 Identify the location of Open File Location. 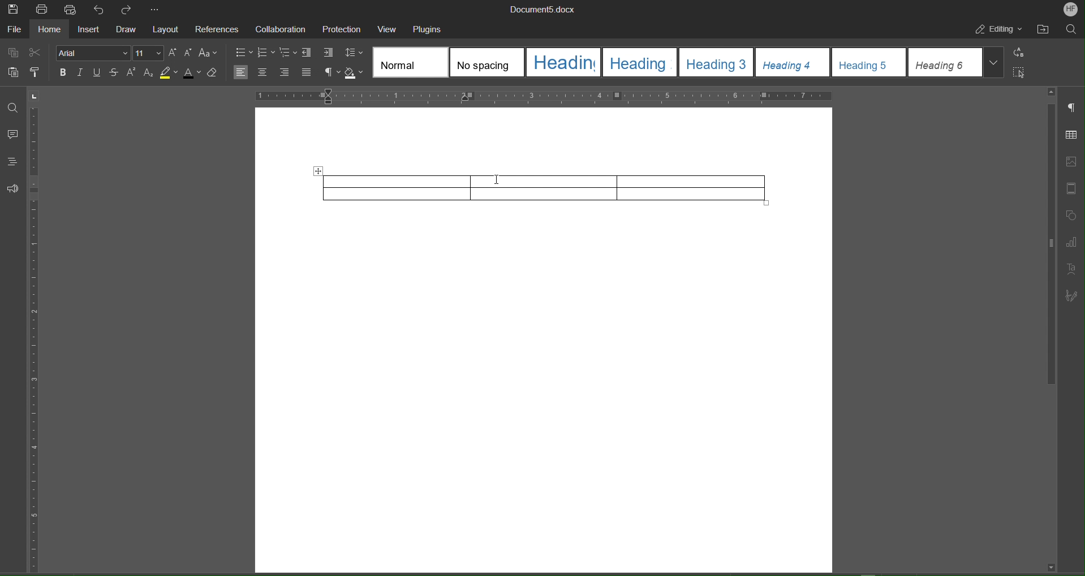
(1045, 30).